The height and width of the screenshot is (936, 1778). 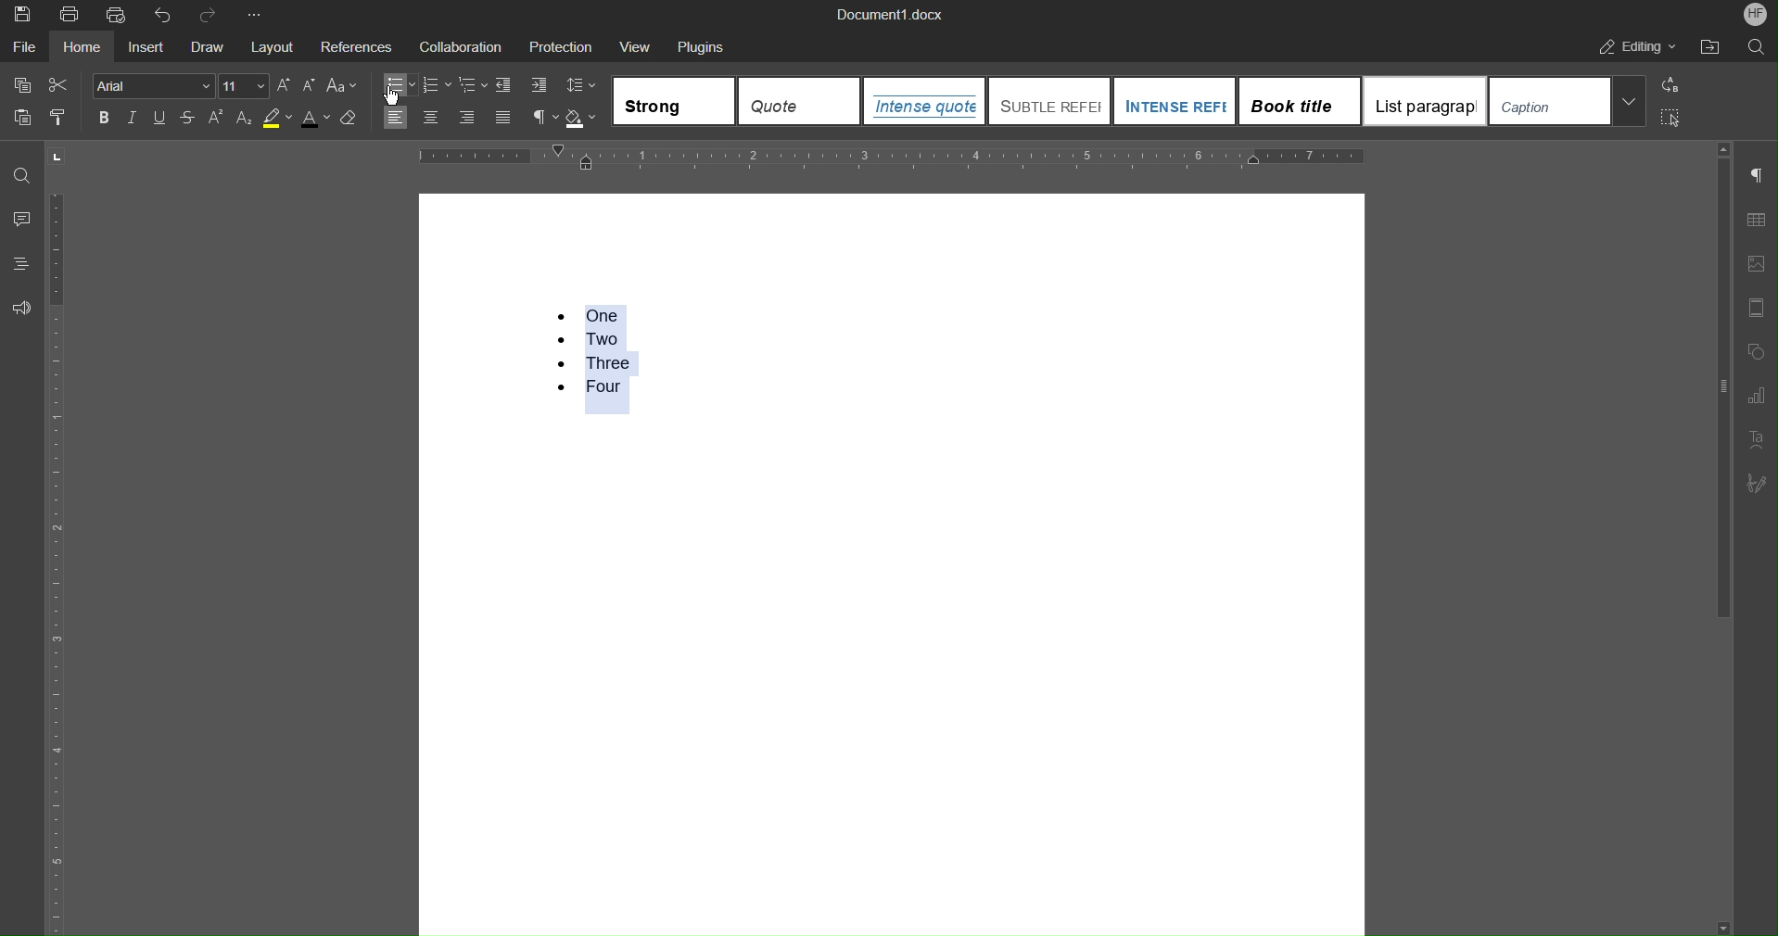 I want to click on Numbered List, so click(x=589, y=350).